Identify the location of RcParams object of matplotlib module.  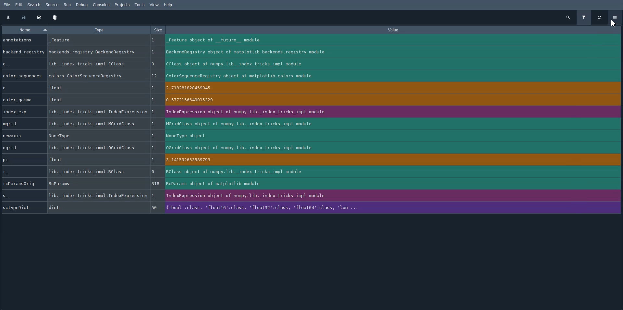
(393, 184).